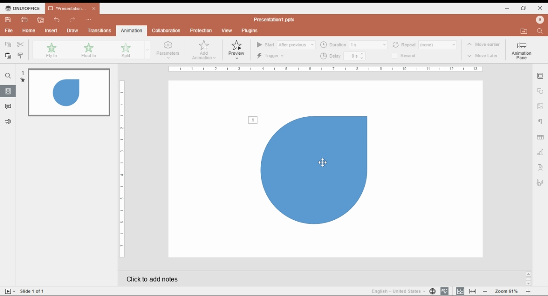 Image resolution: width=548 pixels, height=296 pixels. What do you see at coordinates (88, 50) in the screenshot?
I see `float in` at bounding box center [88, 50].